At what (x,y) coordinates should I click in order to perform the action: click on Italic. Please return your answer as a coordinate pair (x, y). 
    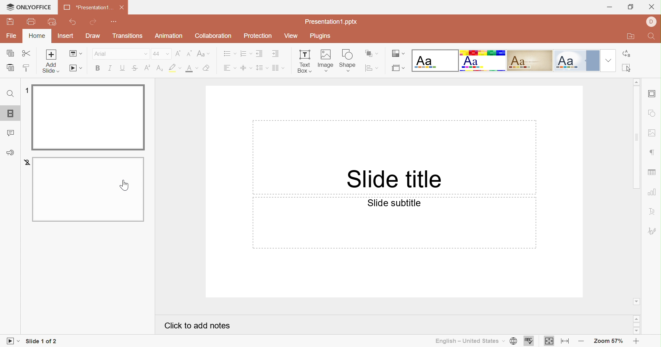
    Looking at the image, I should click on (112, 68).